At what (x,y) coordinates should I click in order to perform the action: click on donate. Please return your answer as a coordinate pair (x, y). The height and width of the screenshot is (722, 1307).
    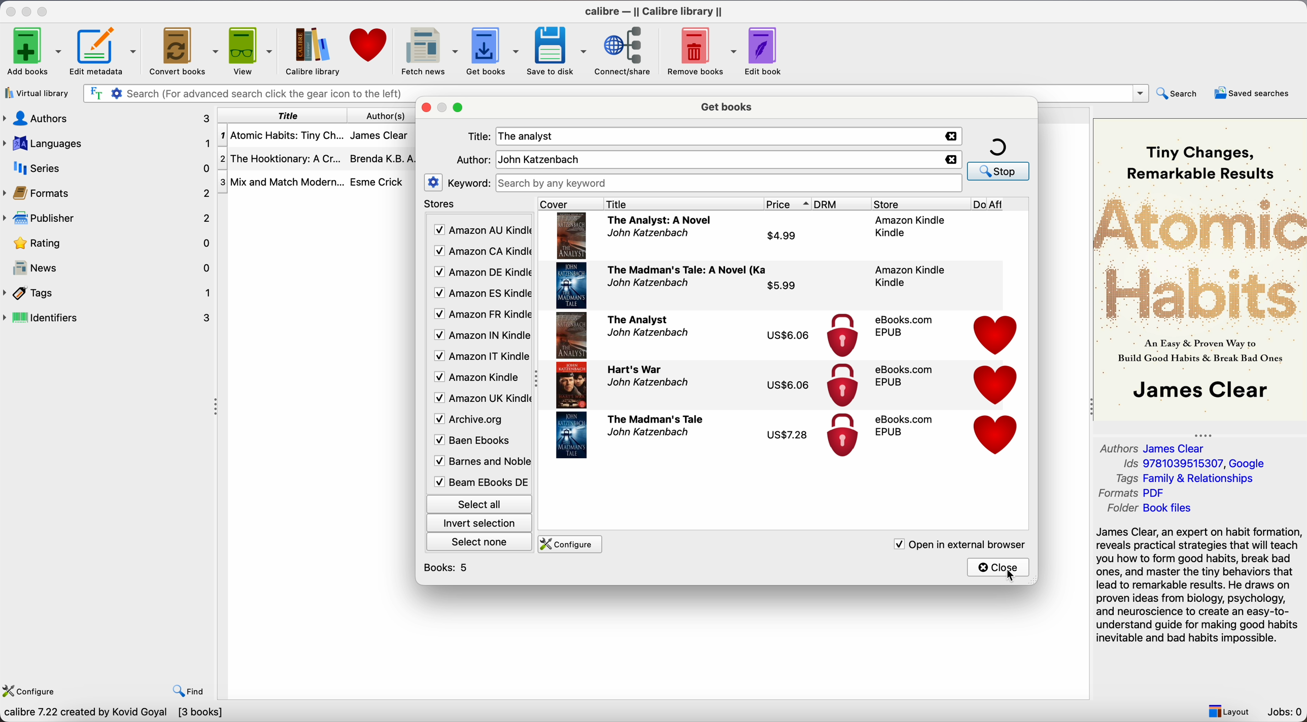
    Looking at the image, I should click on (996, 384).